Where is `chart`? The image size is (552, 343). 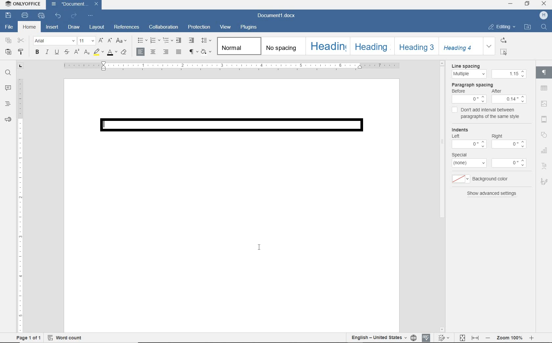
chart is located at coordinates (544, 150).